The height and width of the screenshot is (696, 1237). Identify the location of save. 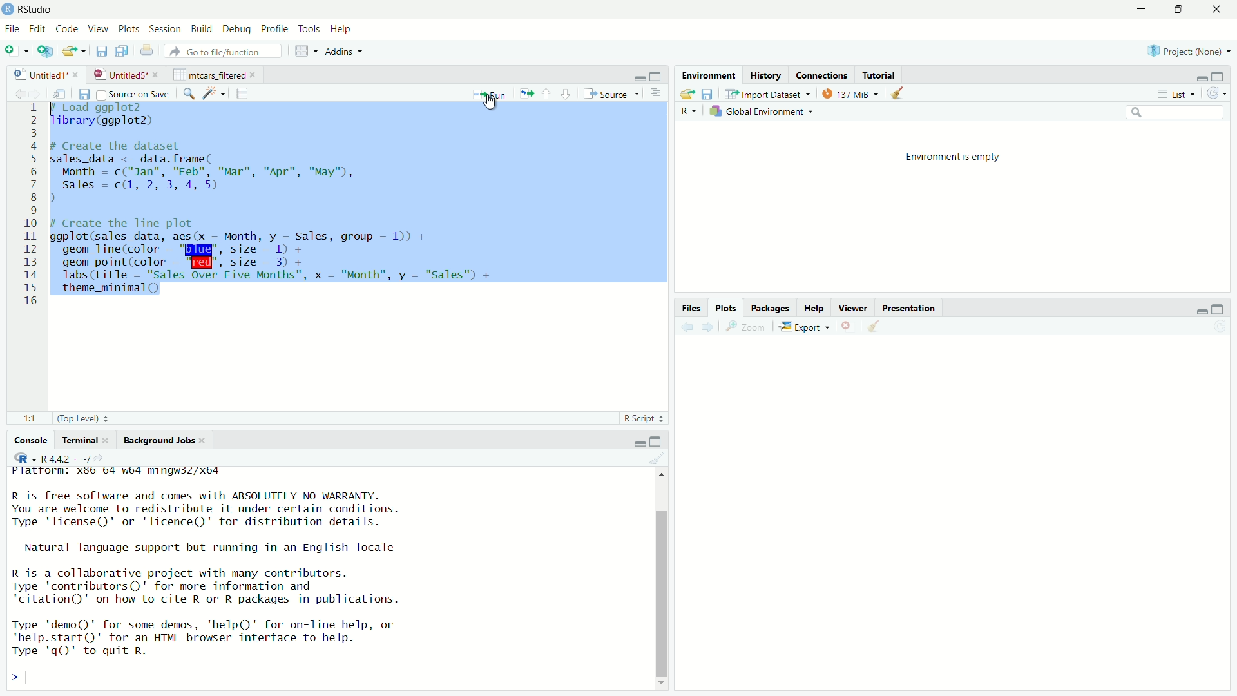
(709, 95).